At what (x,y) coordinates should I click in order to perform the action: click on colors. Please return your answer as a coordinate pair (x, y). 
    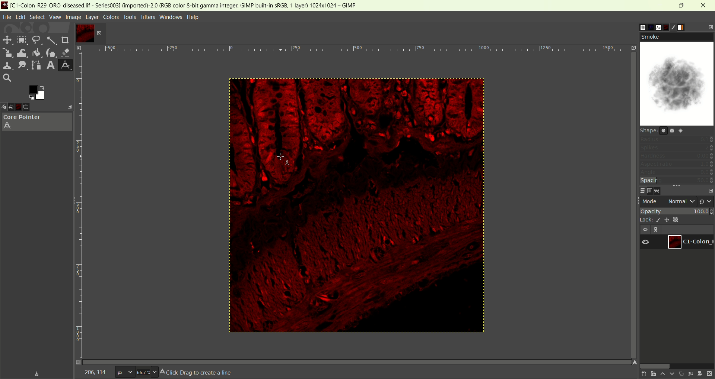
    Looking at the image, I should click on (111, 17).